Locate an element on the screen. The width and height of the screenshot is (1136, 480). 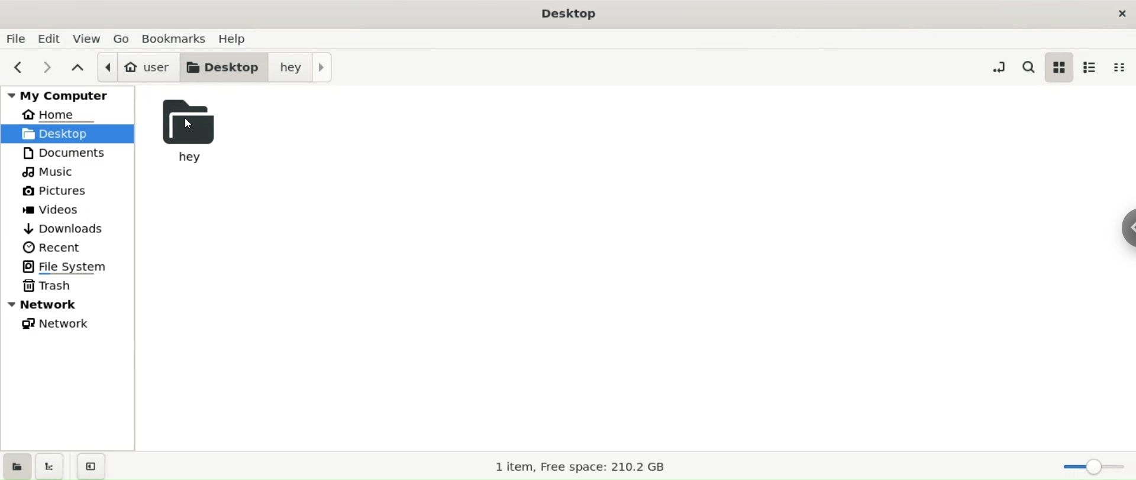
documents is located at coordinates (71, 154).